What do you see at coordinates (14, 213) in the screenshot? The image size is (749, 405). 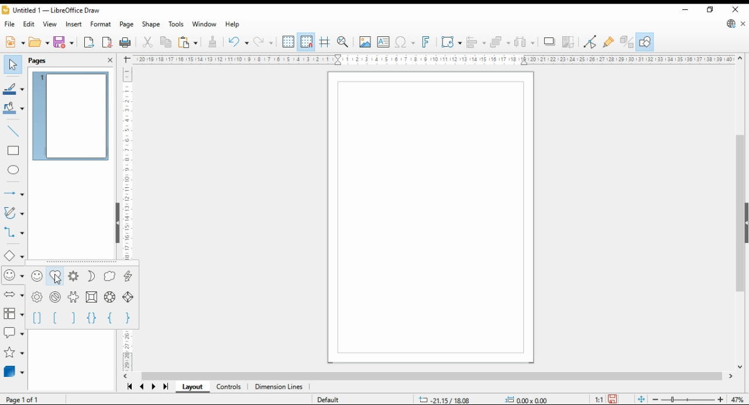 I see `curves and polygons` at bounding box center [14, 213].